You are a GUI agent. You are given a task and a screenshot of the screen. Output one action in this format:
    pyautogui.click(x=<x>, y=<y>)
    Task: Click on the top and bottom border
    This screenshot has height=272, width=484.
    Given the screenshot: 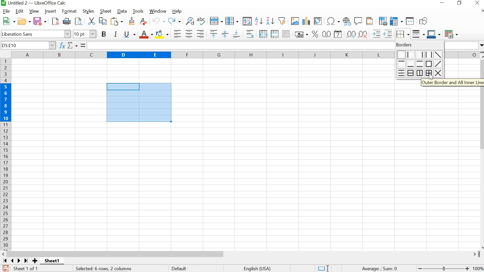 What is the action you would take?
    pyautogui.click(x=420, y=63)
    